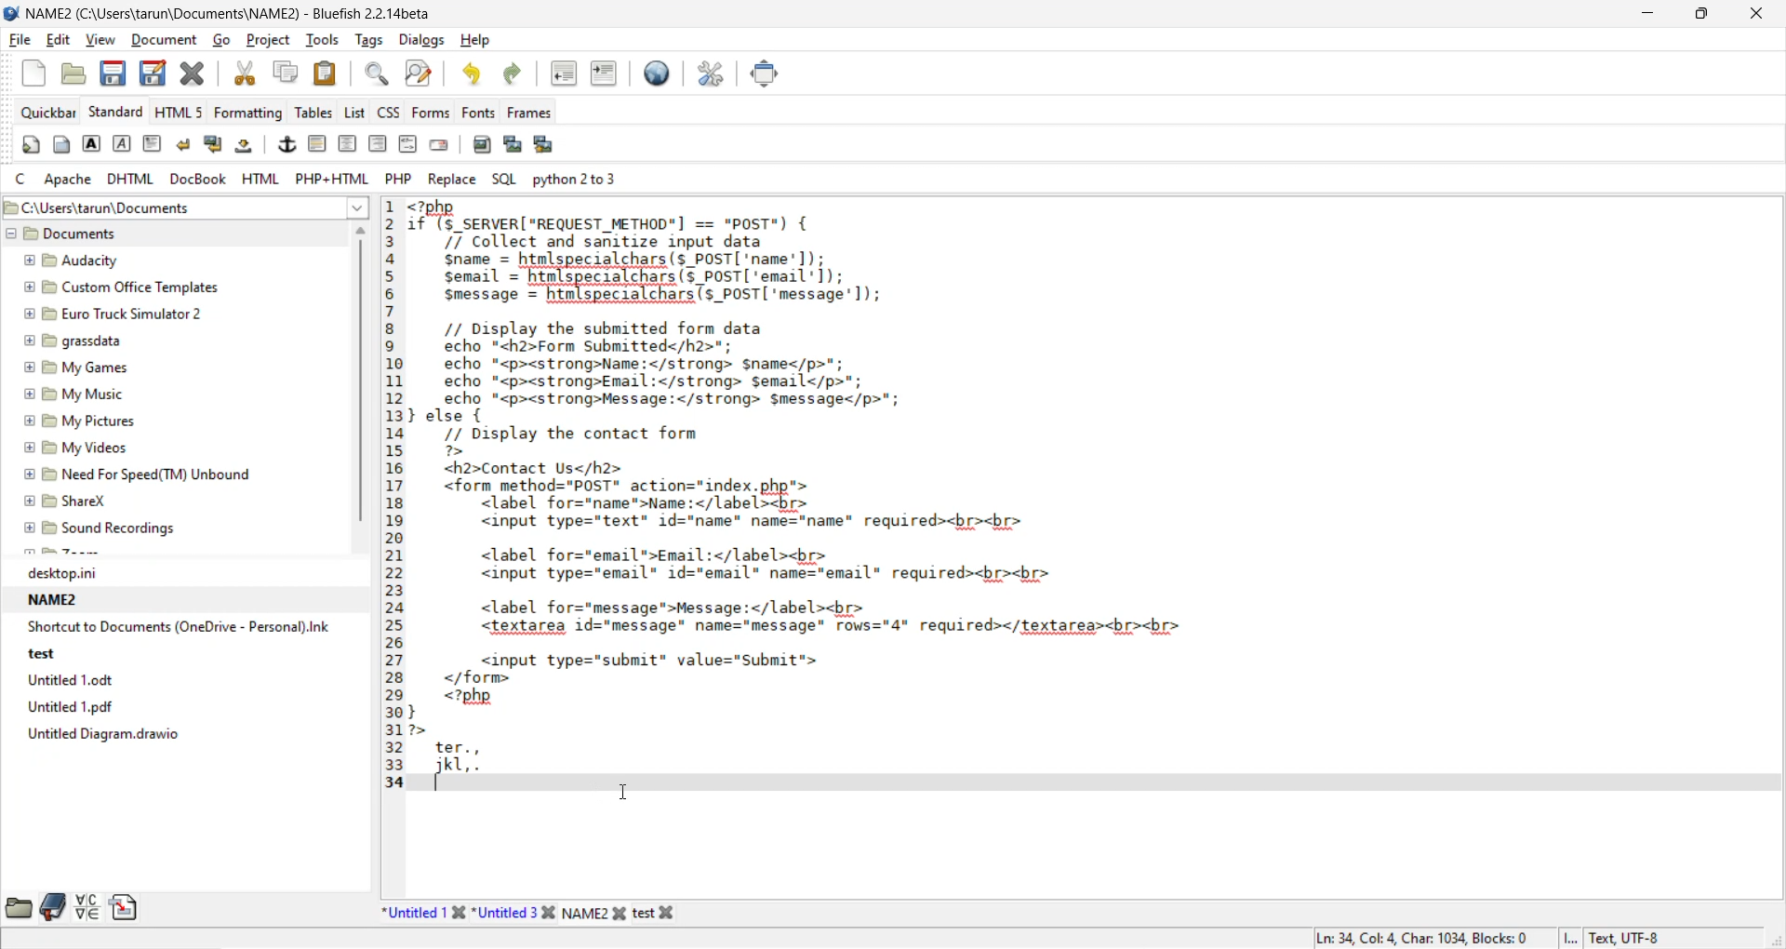 The width and height of the screenshot is (1786, 949). What do you see at coordinates (124, 146) in the screenshot?
I see `emphasis` at bounding box center [124, 146].